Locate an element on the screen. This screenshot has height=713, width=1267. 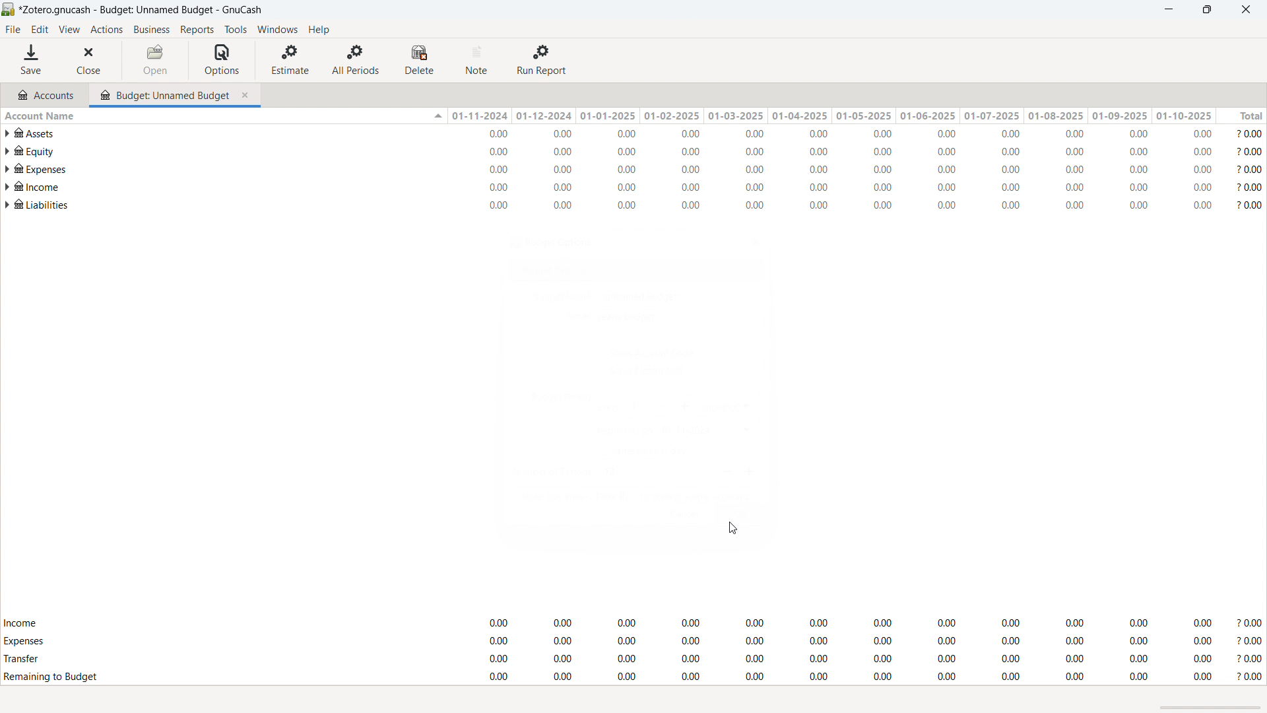
scrollbar is located at coordinates (1212, 708).